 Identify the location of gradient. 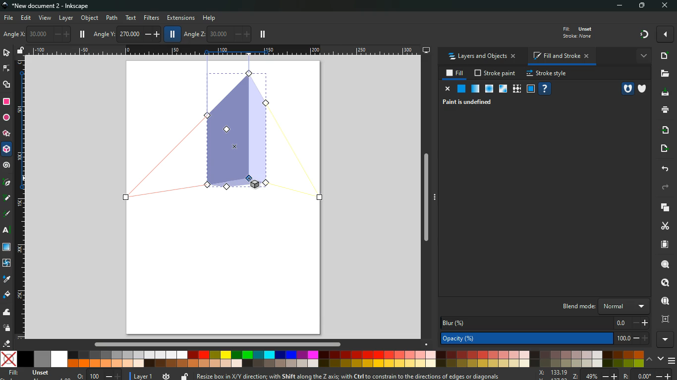
(645, 34).